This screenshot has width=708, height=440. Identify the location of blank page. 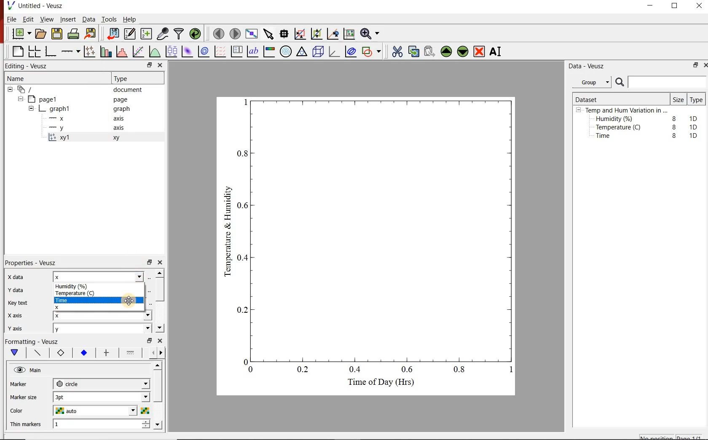
(17, 51).